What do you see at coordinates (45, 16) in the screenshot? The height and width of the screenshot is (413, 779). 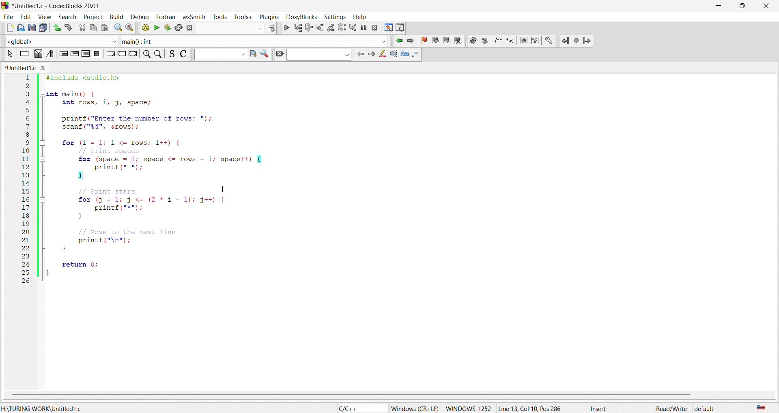 I see `view` at bounding box center [45, 16].